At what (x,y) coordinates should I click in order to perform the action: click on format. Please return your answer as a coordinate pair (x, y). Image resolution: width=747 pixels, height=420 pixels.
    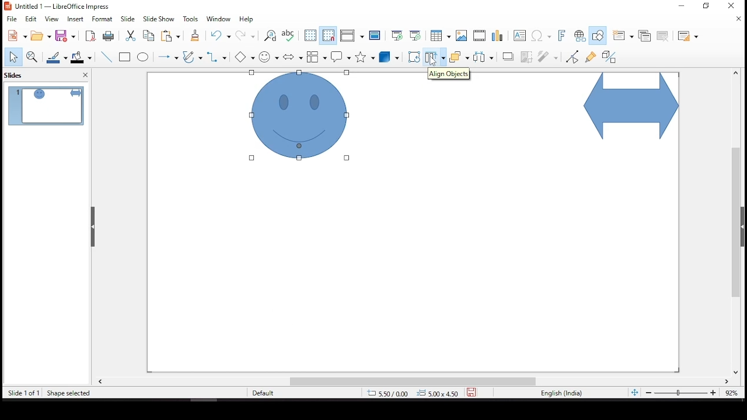
    Looking at the image, I should click on (103, 19).